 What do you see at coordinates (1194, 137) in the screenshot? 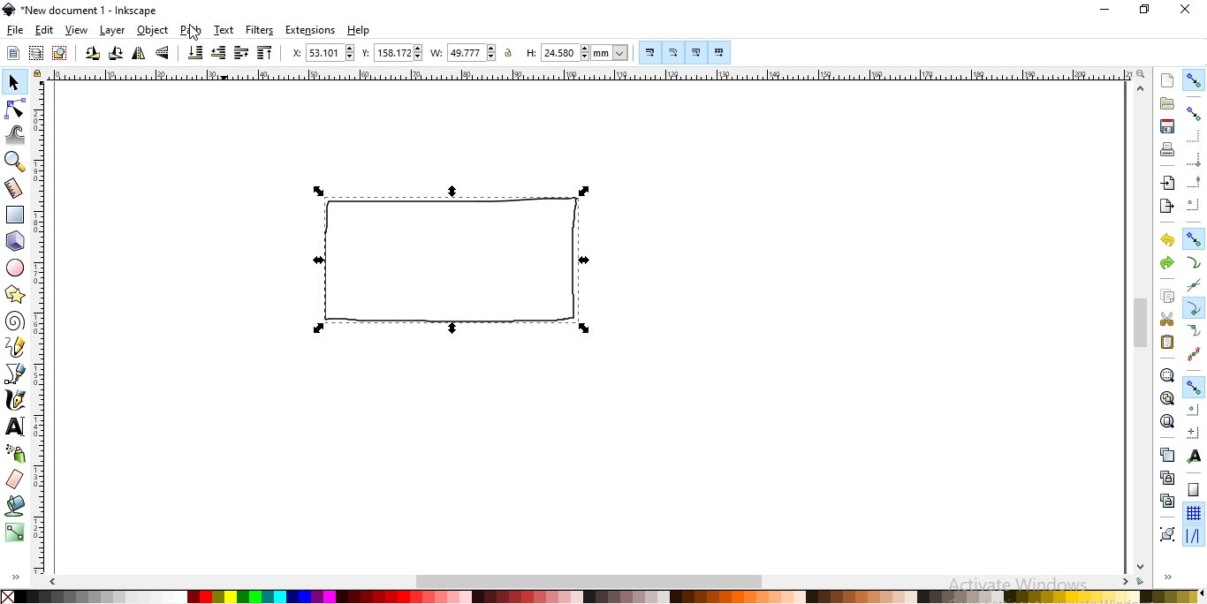
I see `snap to edges of bounding box` at bounding box center [1194, 137].